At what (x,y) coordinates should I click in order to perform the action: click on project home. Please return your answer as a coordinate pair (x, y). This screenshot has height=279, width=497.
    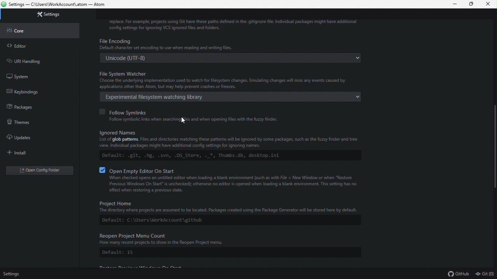
    Looking at the image, I should click on (229, 212).